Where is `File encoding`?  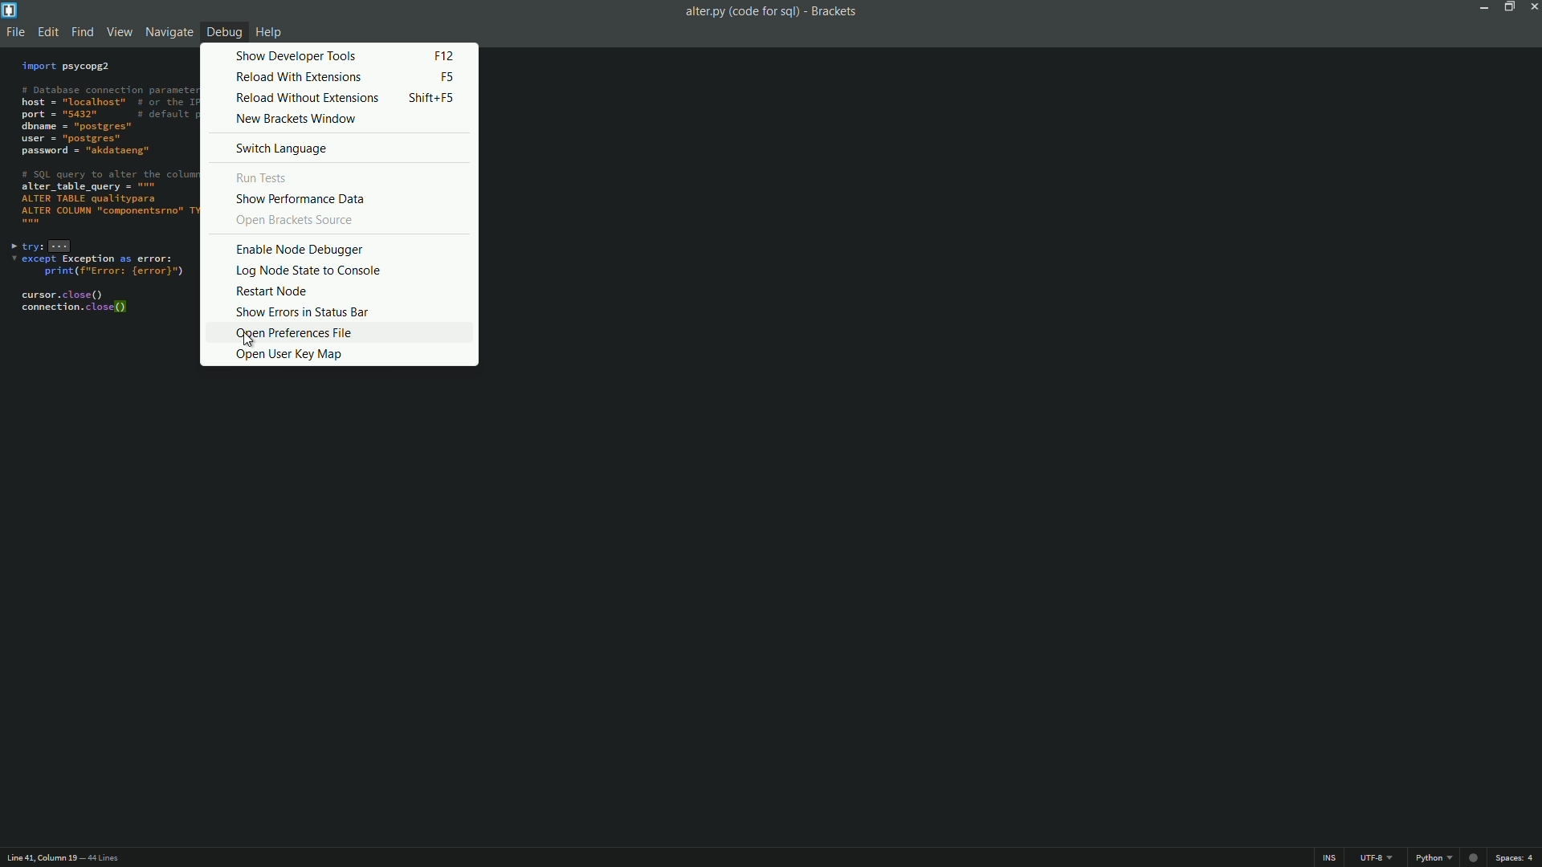 File encoding is located at coordinates (1379, 858).